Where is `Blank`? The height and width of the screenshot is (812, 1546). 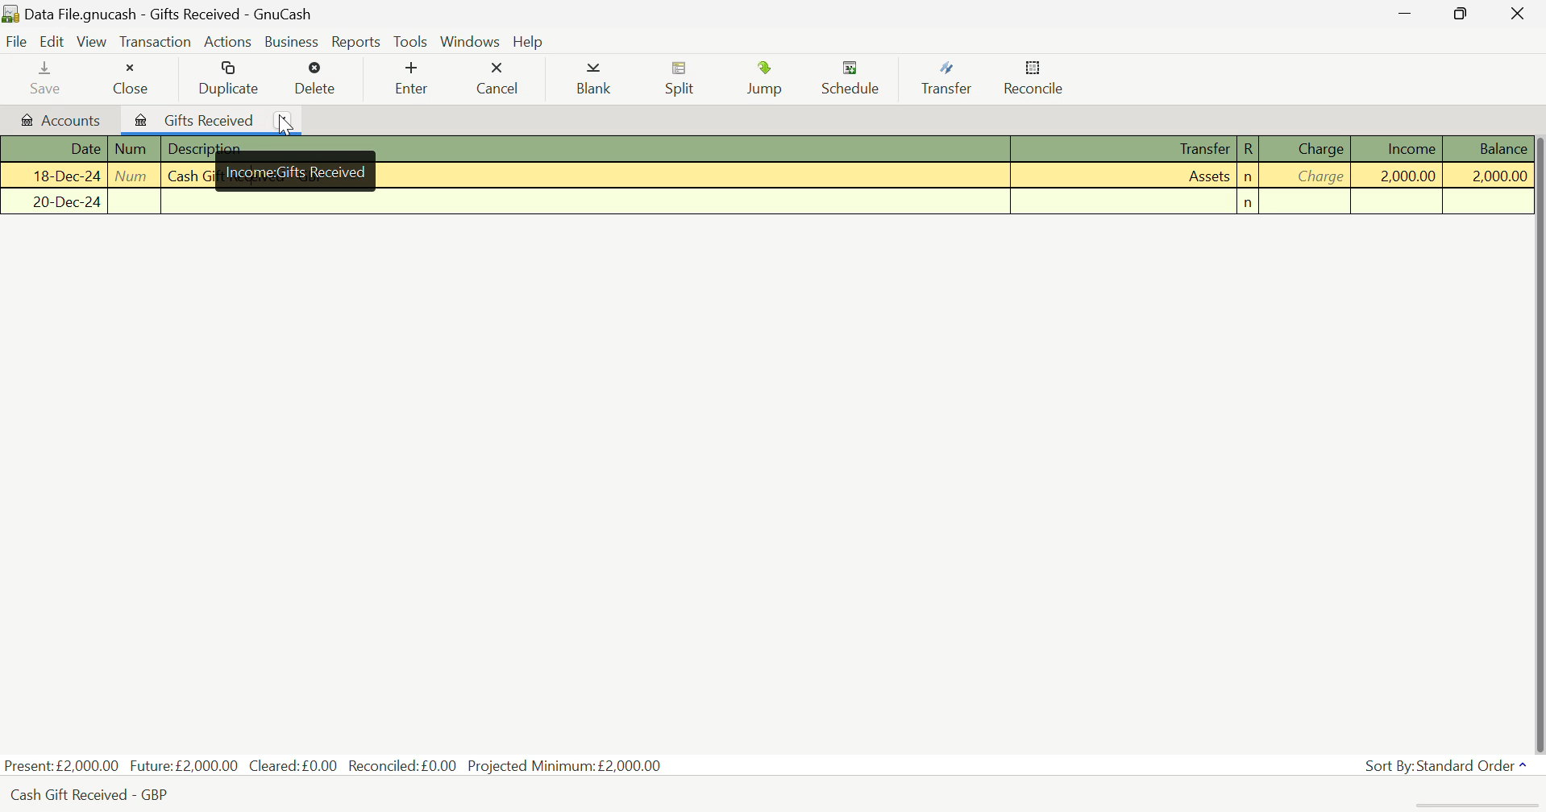
Blank is located at coordinates (596, 80).